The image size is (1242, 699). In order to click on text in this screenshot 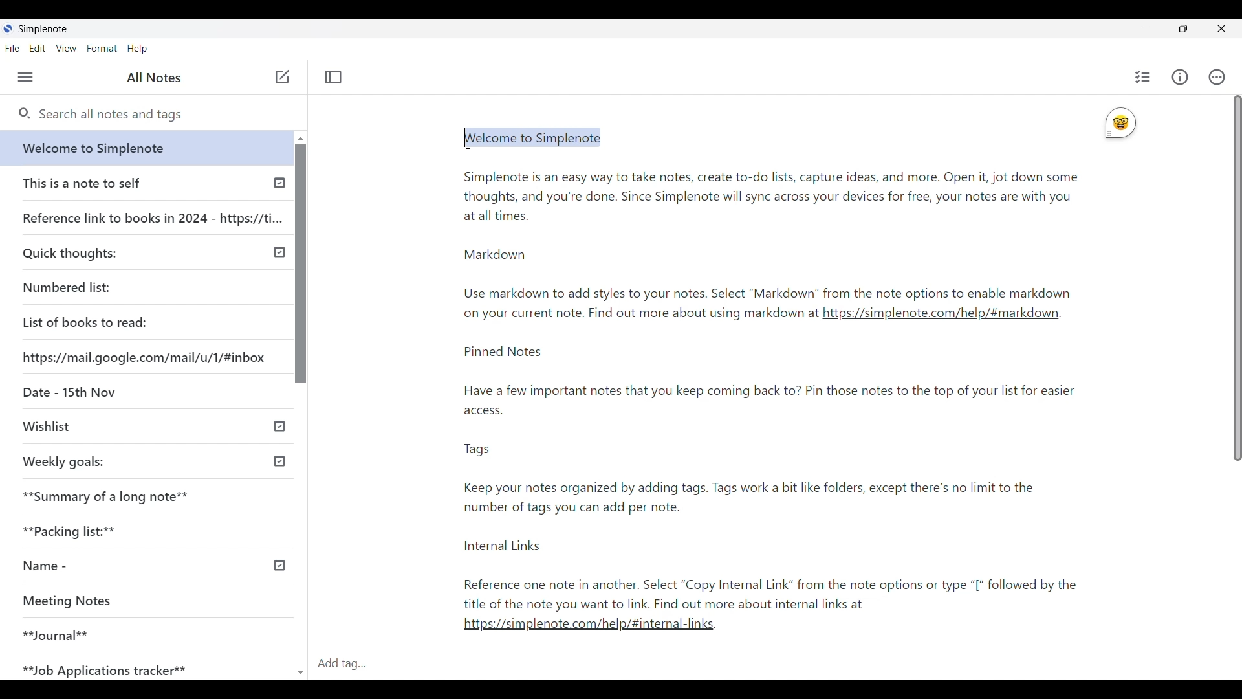, I will do `click(783, 480)`.